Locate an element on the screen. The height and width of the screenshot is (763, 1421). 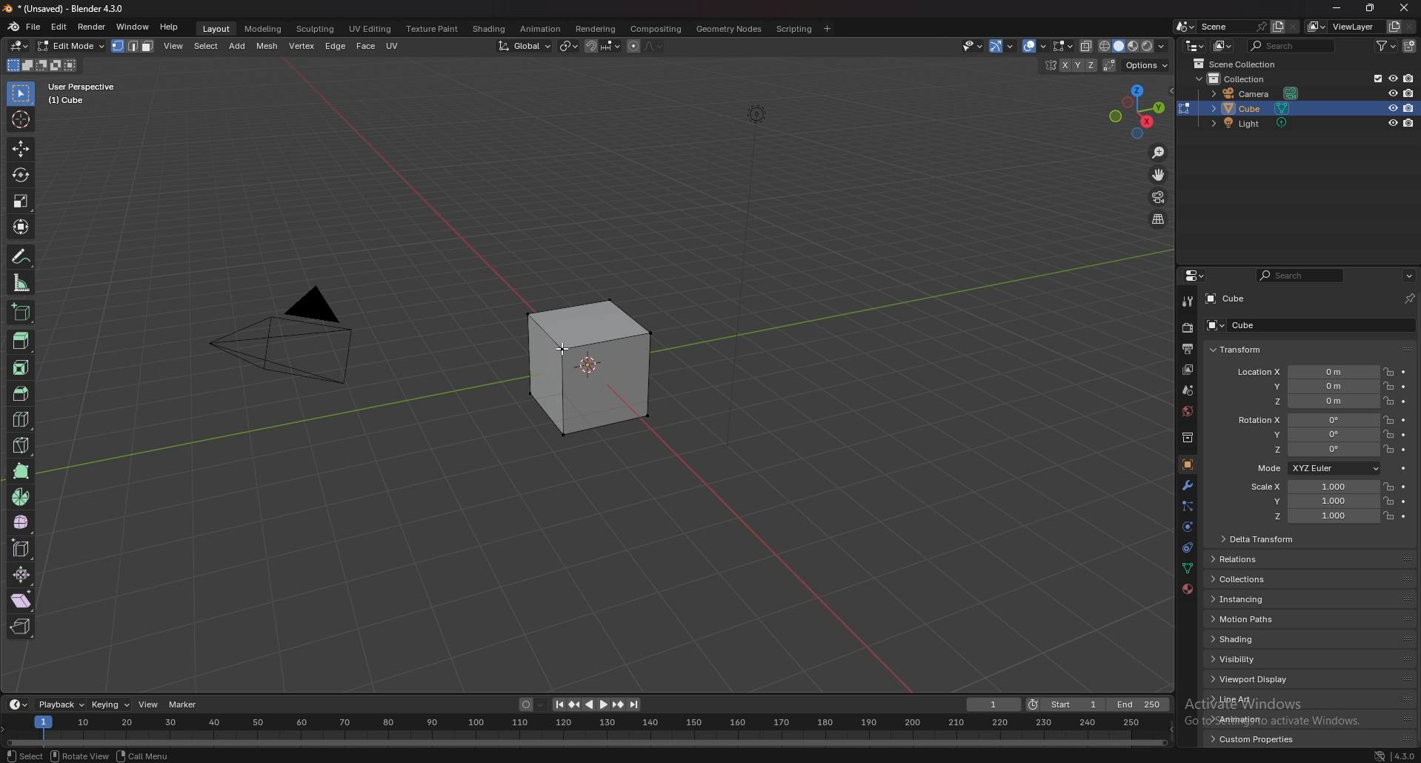
view layer is located at coordinates (1187, 371).